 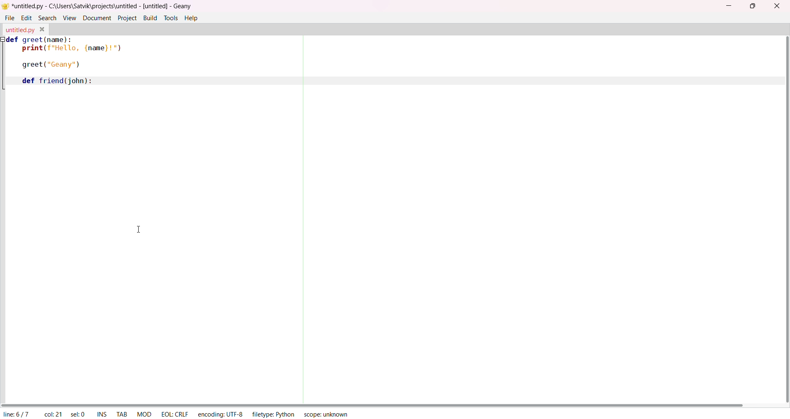 I want to click on project, so click(x=127, y=17).